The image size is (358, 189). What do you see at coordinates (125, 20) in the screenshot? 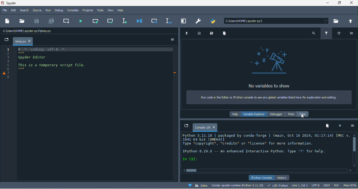
I see `run selection` at bounding box center [125, 20].